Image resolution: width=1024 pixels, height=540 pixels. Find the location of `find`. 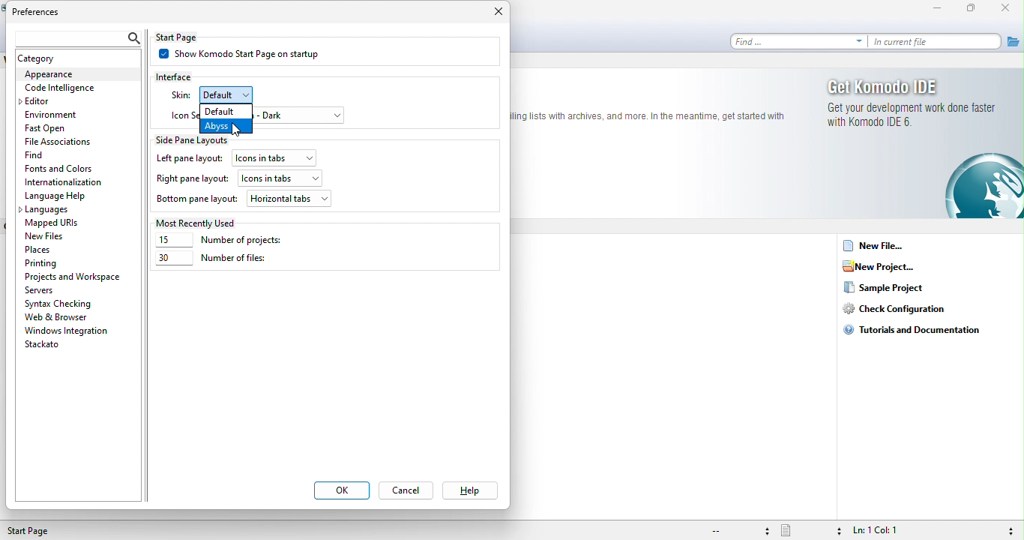

find is located at coordinates (799, 41).